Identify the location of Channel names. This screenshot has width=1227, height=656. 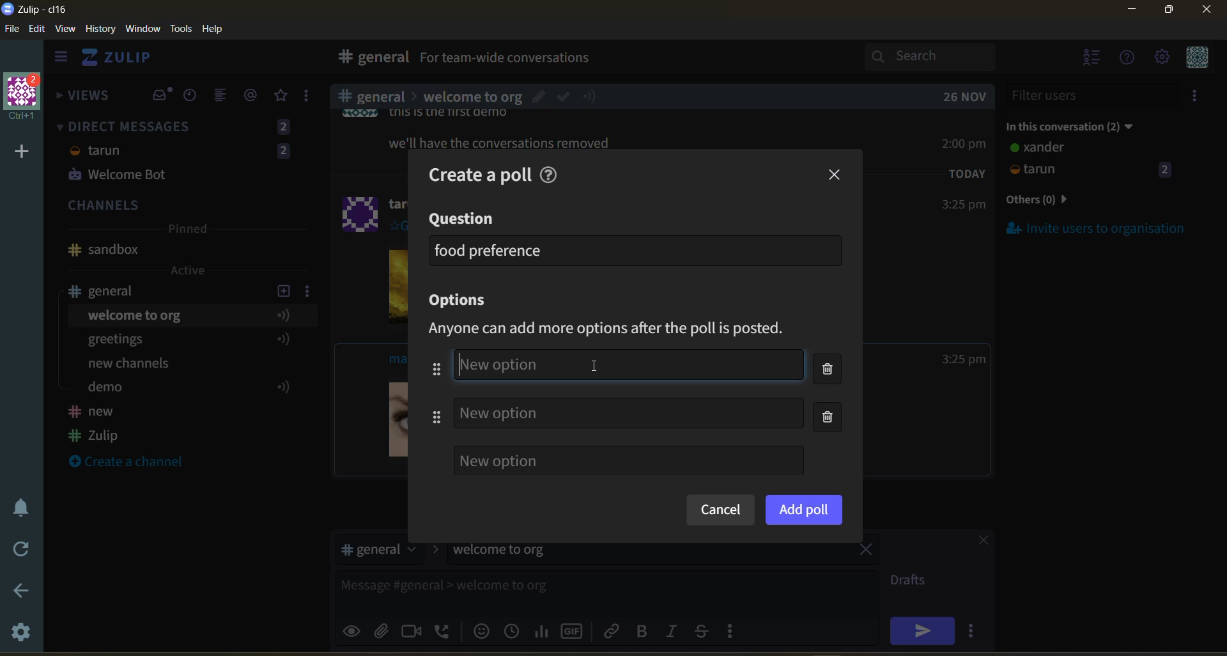
(96, 425).